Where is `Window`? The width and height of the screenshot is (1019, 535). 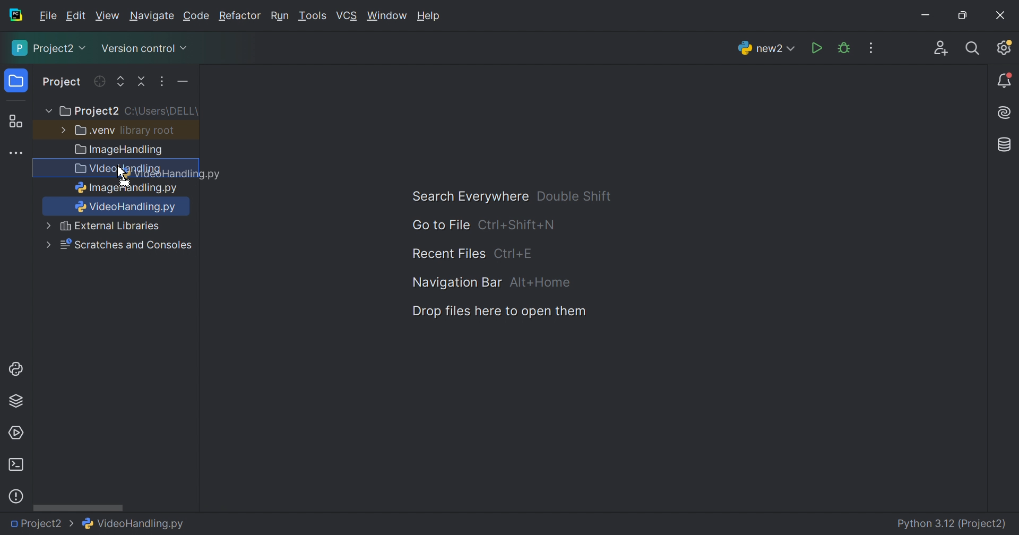 Window is located at coordinates (387, 17).